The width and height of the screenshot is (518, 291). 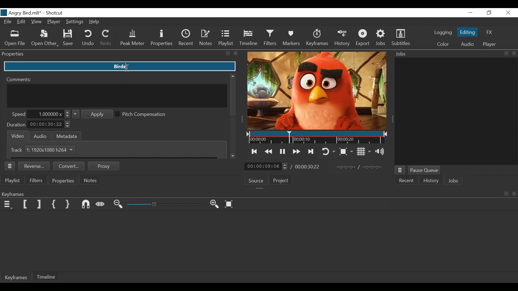 What do you see at coordinates (166, 205) in the screenshot?
I see `Zoom slider` at bounding box center [166, 205].